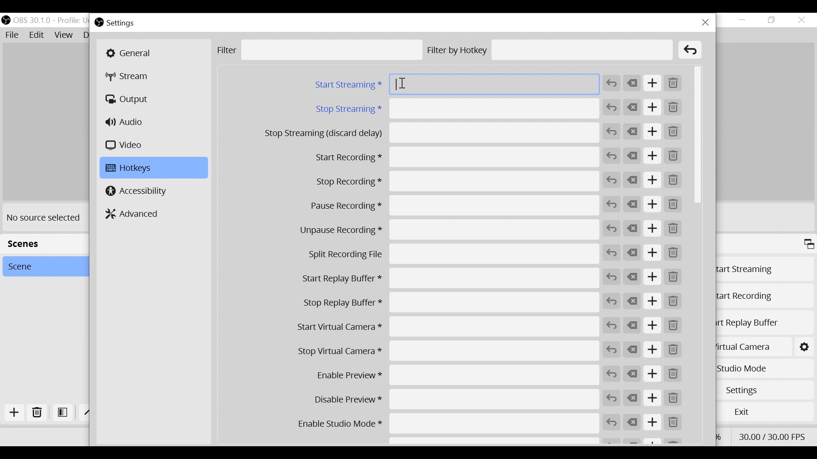  I want to click on Revert, so click(612, 302).